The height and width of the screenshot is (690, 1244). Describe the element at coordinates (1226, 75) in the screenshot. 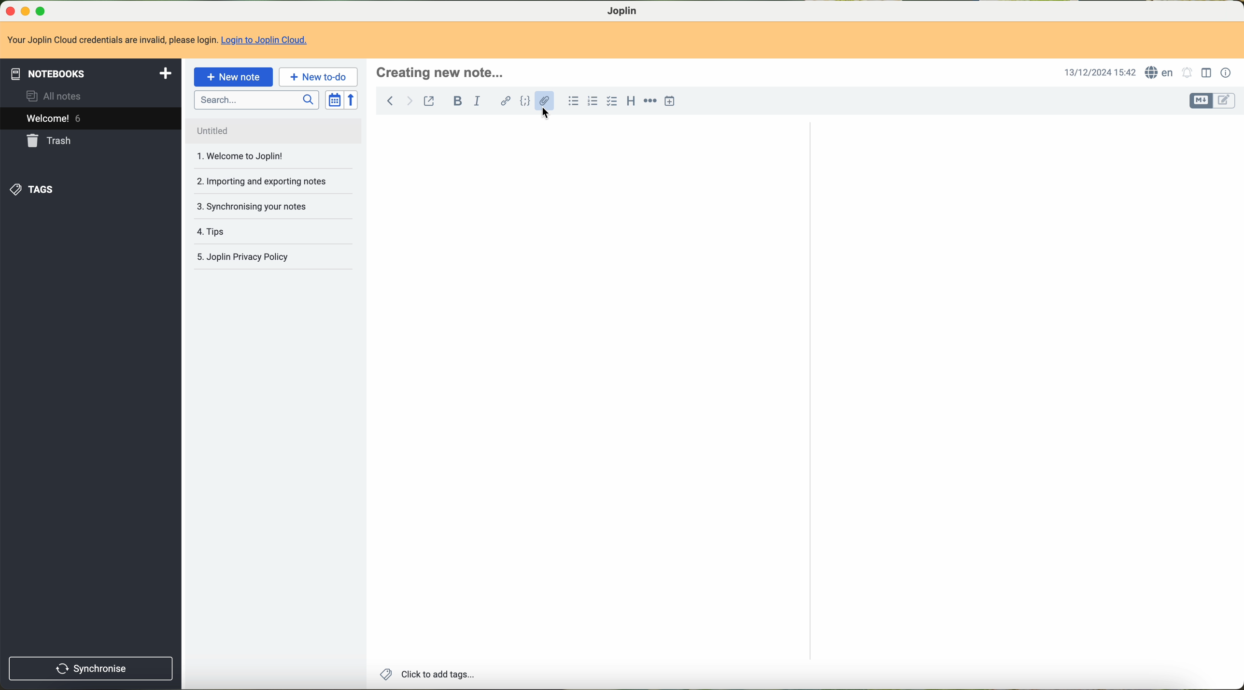

I see `note properties` at that location.